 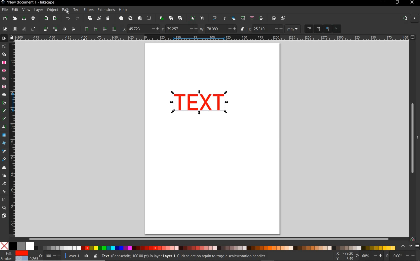 I want to click on ERASER TOOL, so click(x=4, y=183).